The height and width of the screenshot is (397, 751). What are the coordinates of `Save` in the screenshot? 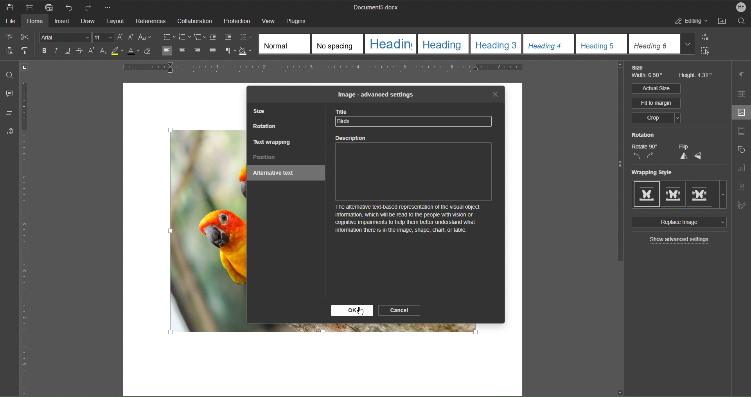 It's located at (10, 7).